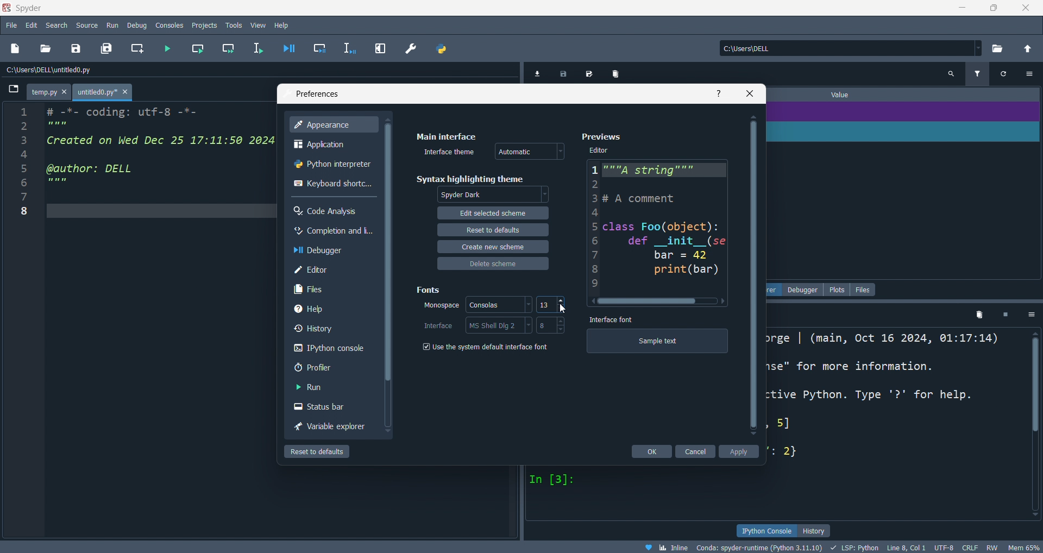 Image resolution: width=1043 pixels, height=553 pixels. I want to click on consoles, so click(171, 25).